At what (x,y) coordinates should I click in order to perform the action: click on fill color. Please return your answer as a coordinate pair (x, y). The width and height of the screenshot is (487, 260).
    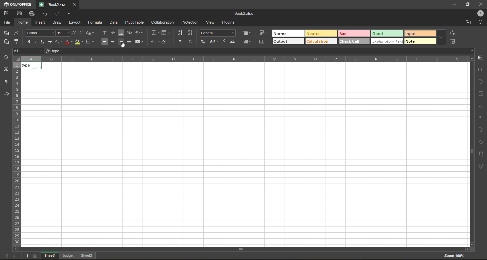
    Looking at the image, I should click on (79, 42).